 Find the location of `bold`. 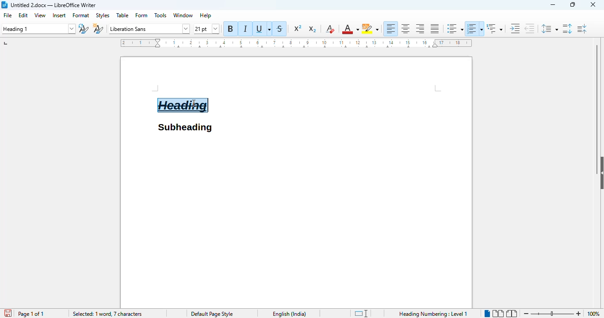

bold is located at coordinates (231, 28).